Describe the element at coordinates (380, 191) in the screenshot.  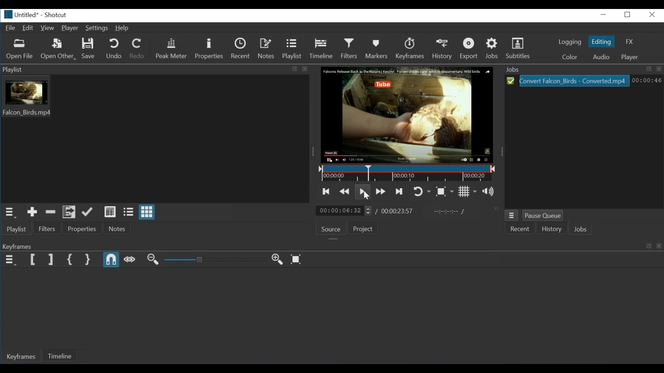
I see `Play quickly forward` at that location.